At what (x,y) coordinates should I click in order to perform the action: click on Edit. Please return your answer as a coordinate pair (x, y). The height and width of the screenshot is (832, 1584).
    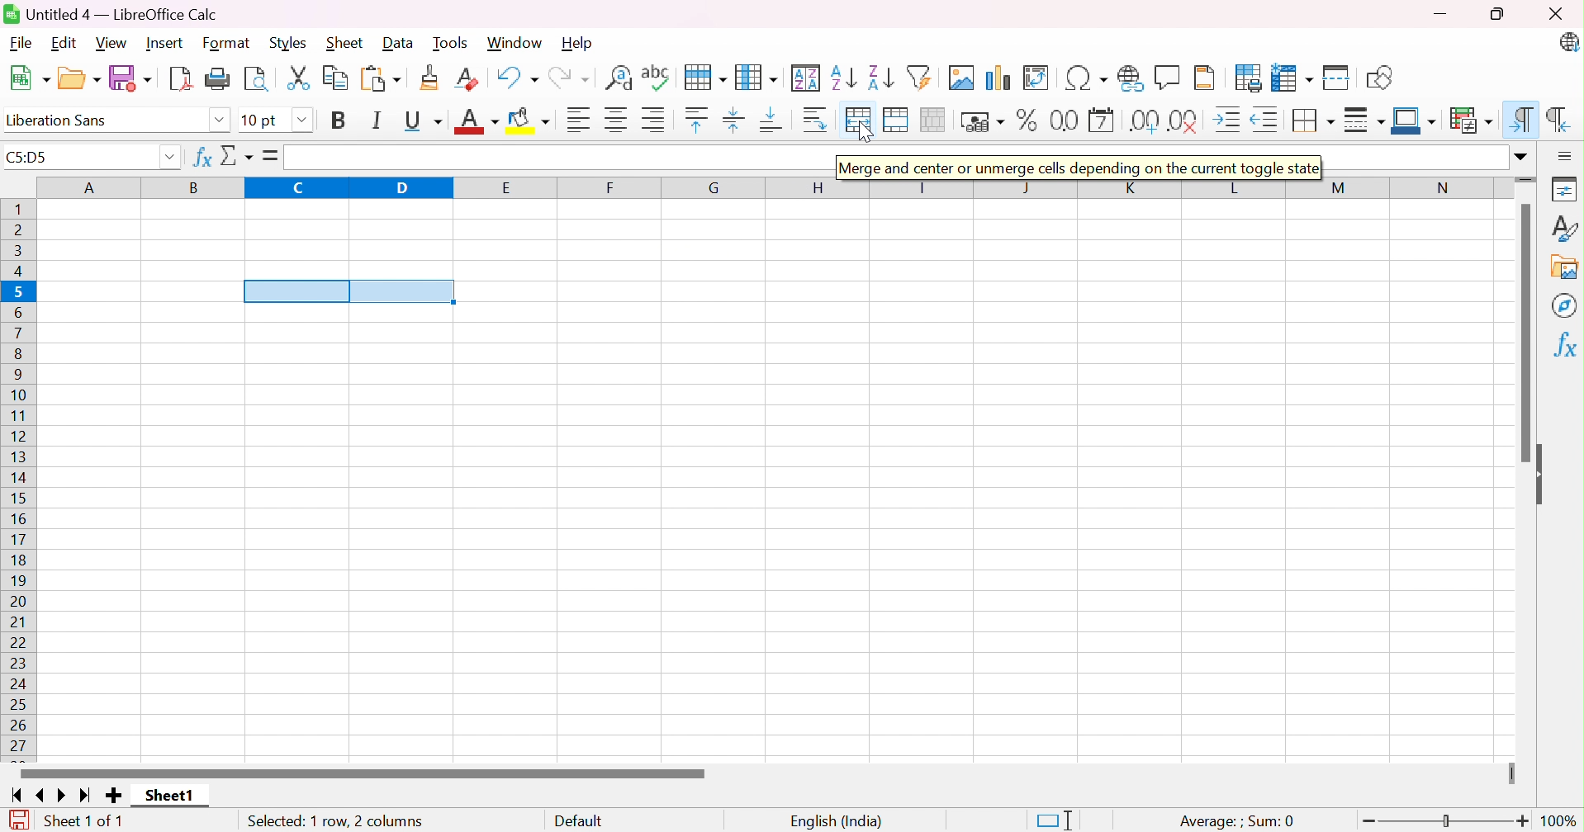
    Looking at the image, I should click on (63, 44).